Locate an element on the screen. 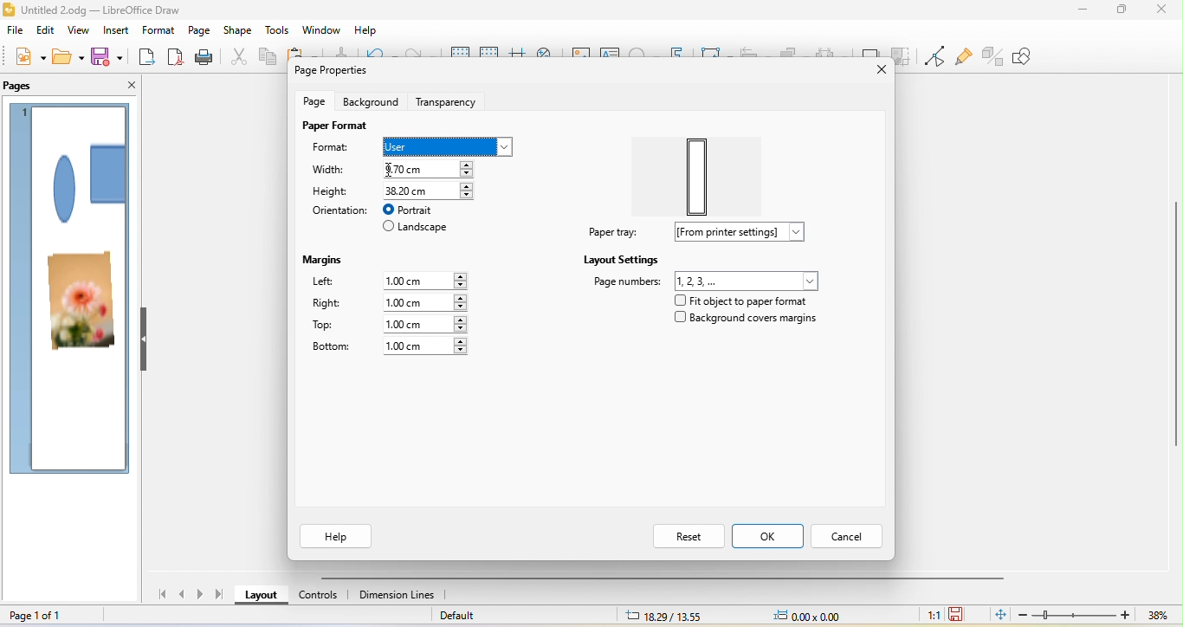 The height and width of the screenshot is (627, 1183). maximize is located at coordinates (1121, 14).